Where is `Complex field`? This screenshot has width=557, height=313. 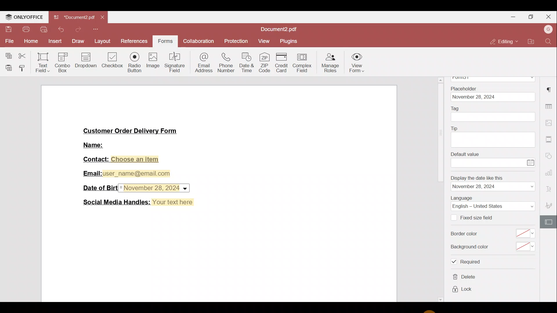 Complex field is located at coordinates (303, 63).